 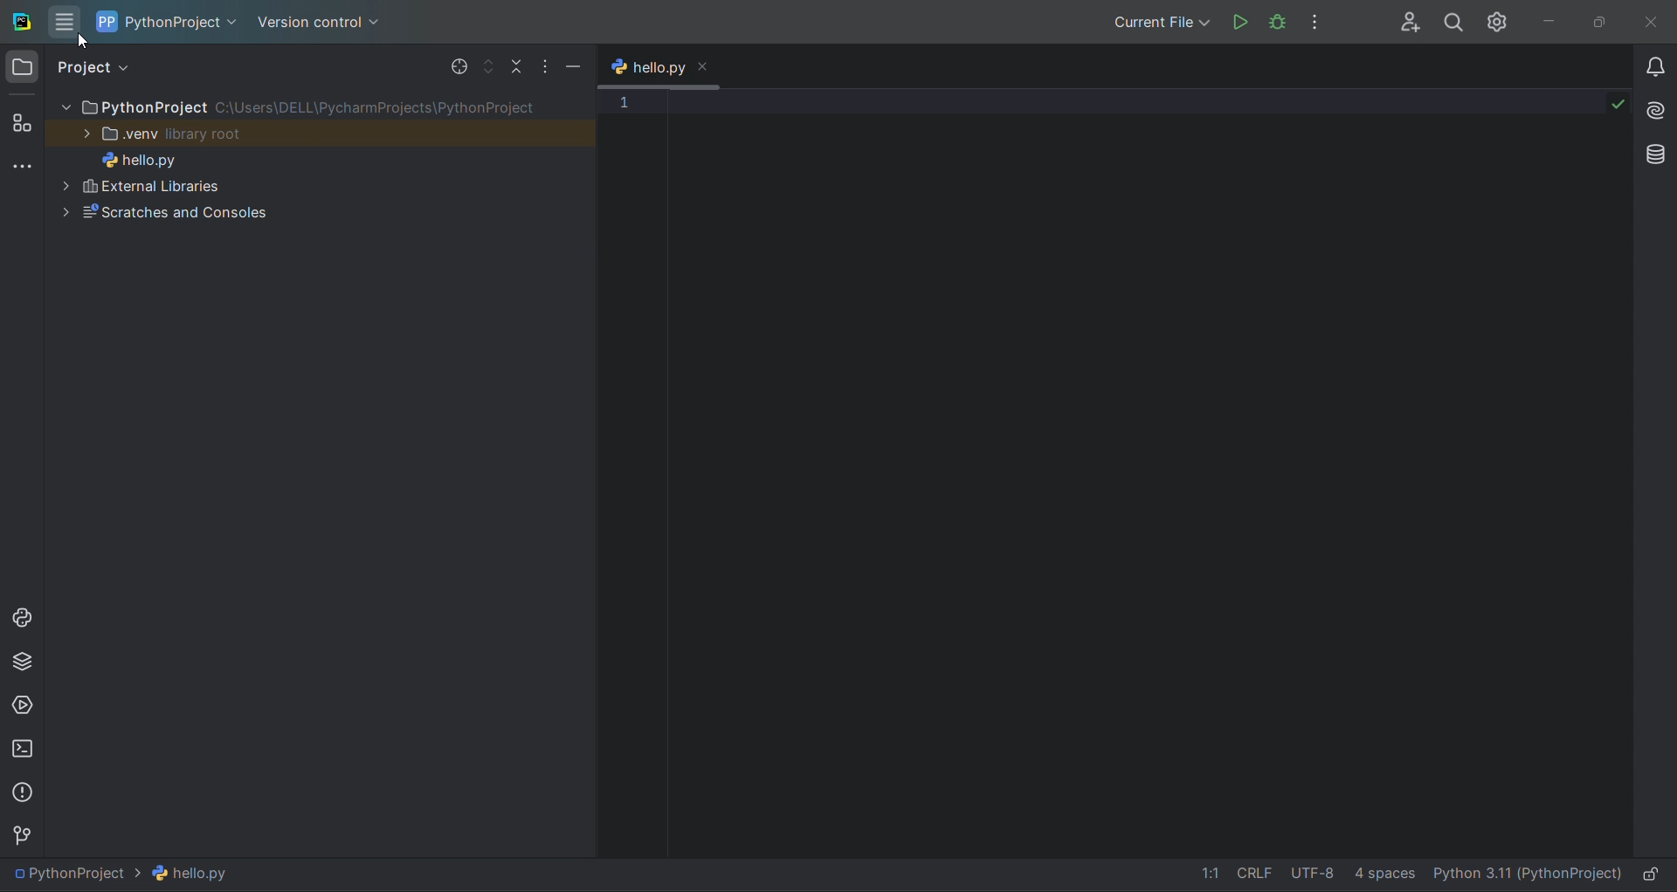 I want to click on view Library root, so click(x=179, y=134).